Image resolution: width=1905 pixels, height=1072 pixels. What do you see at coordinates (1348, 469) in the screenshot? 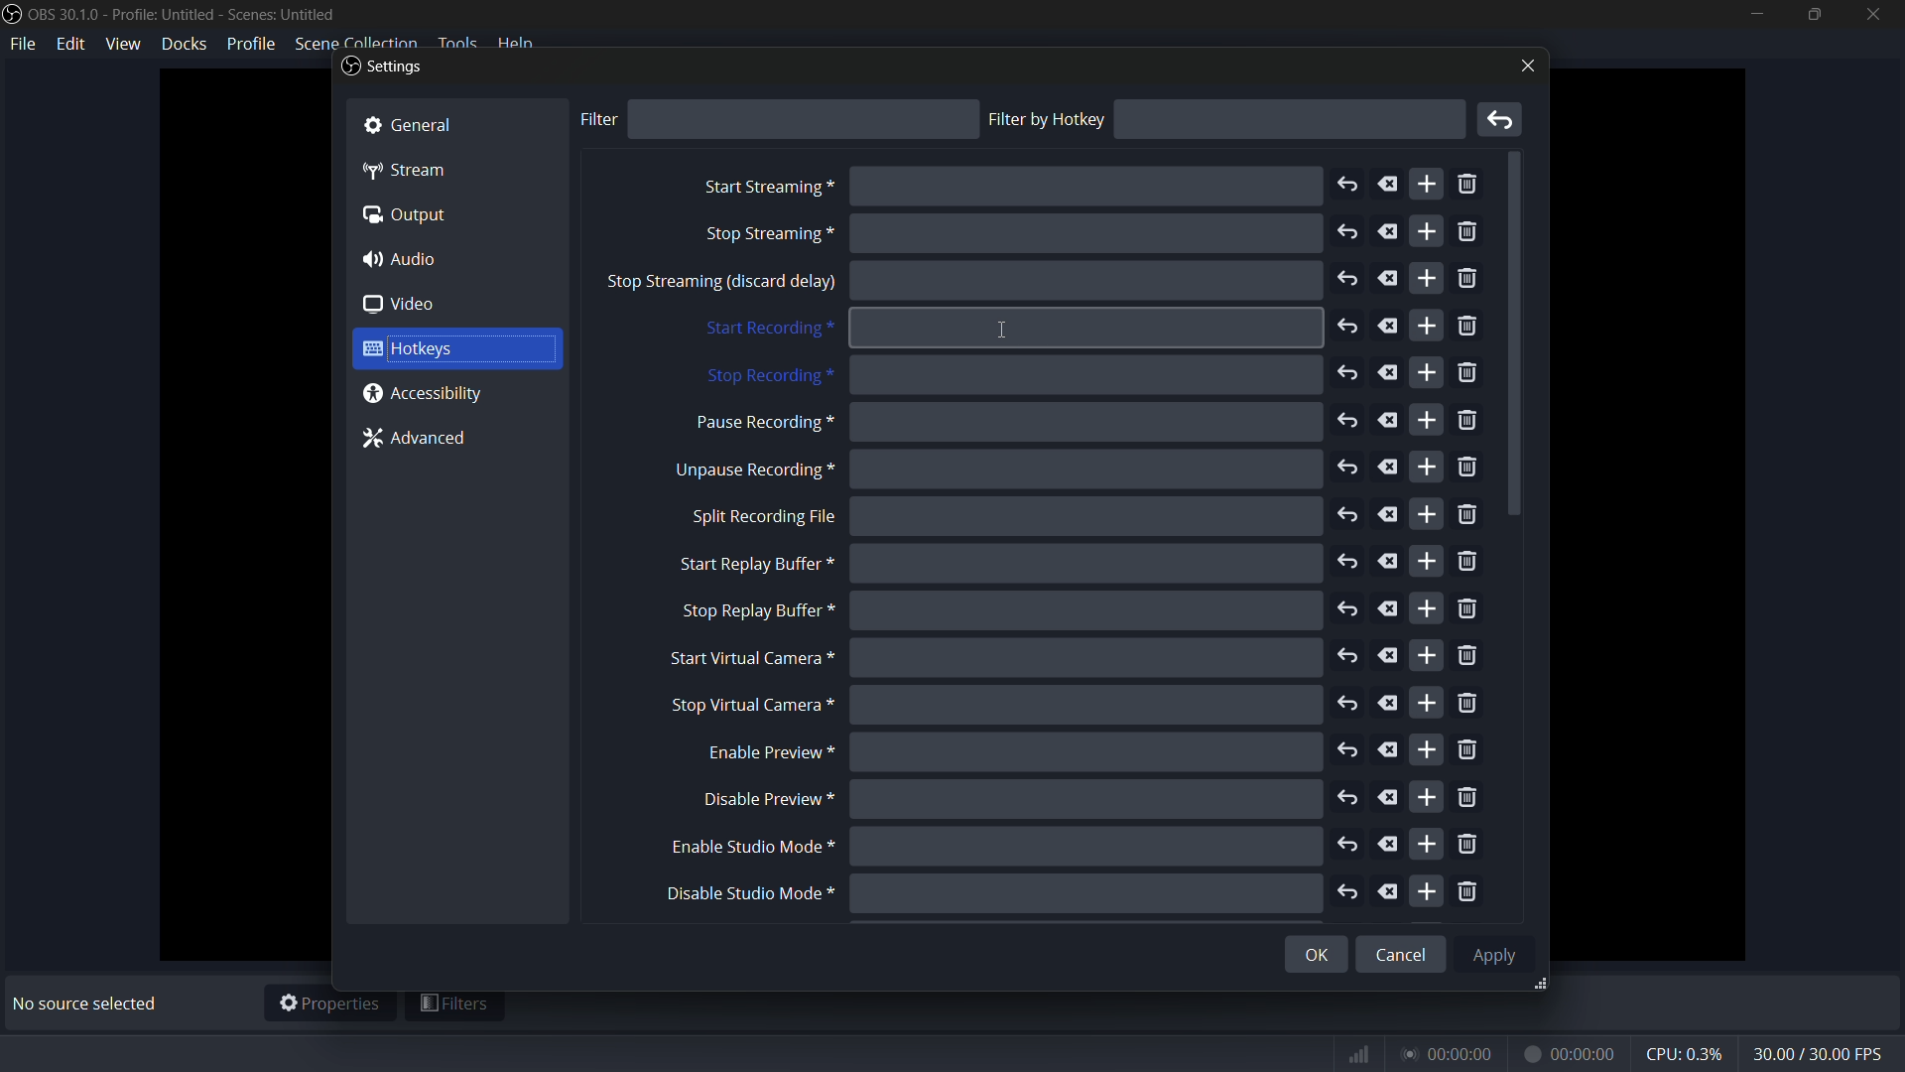
I see `undo` at bounding box center [1348, 469].